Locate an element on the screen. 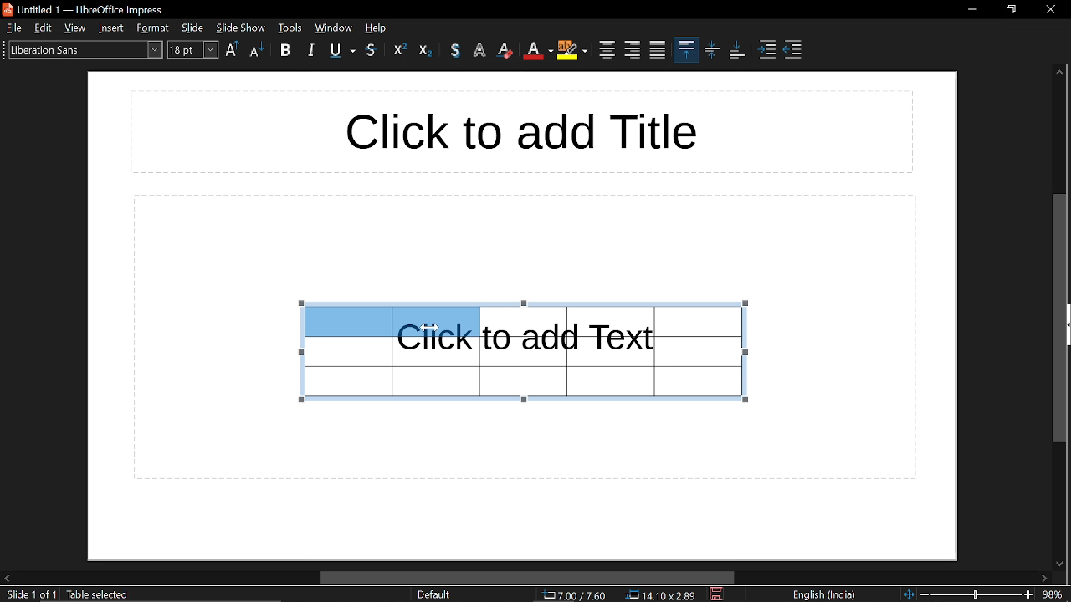 This screenshot has width=1071, height=602. center is located at coordinates (605, 50).